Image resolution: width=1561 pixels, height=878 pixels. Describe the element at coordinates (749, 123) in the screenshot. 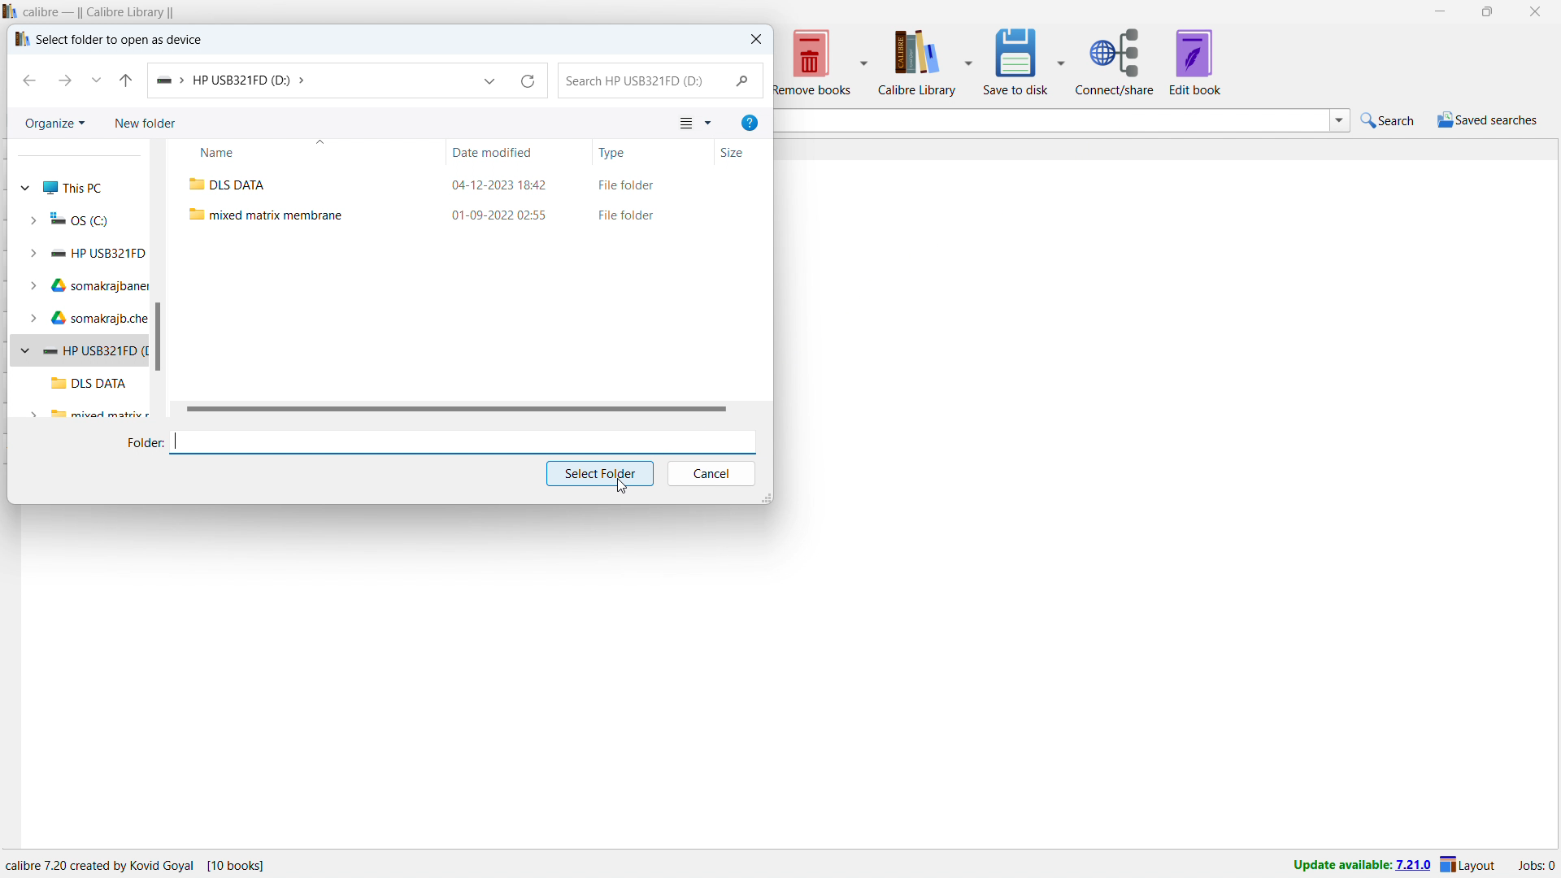

I see `help` at that location.